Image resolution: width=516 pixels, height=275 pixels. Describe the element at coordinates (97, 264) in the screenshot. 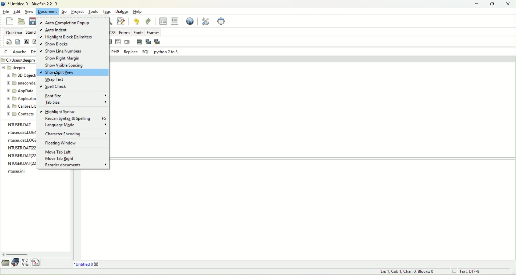

I see `close` at that location.